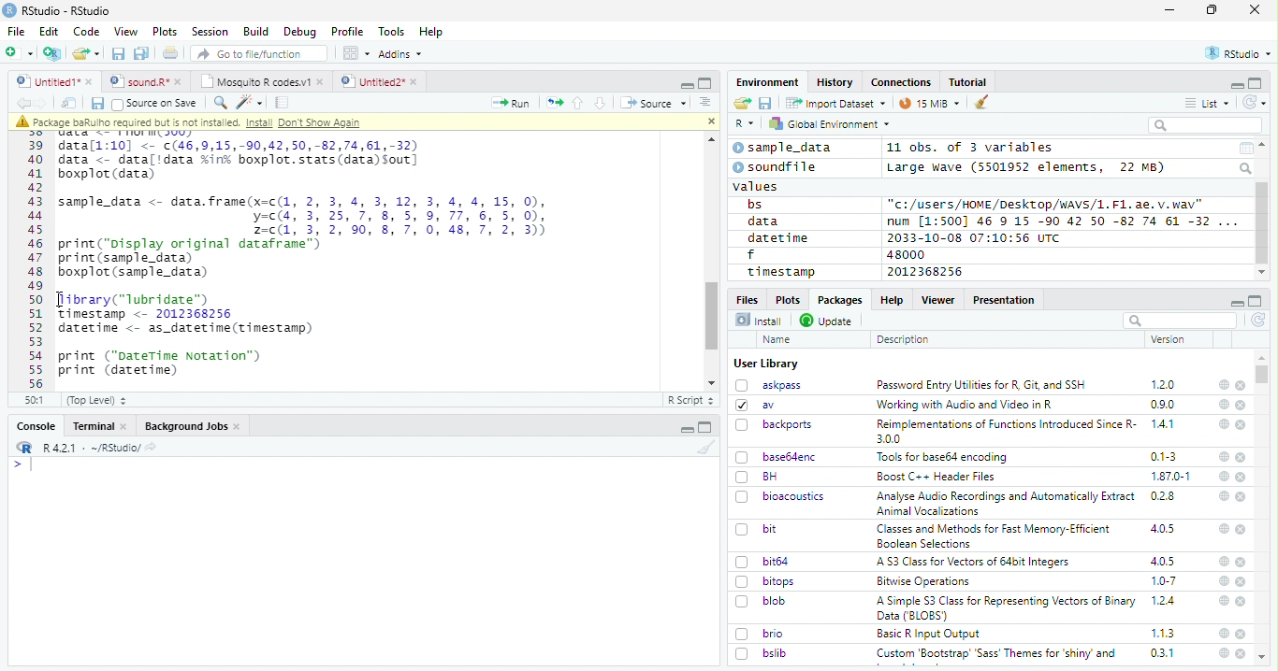 This screenshot has height=671, width=1278. I want to click on Code, so click(85, 32).